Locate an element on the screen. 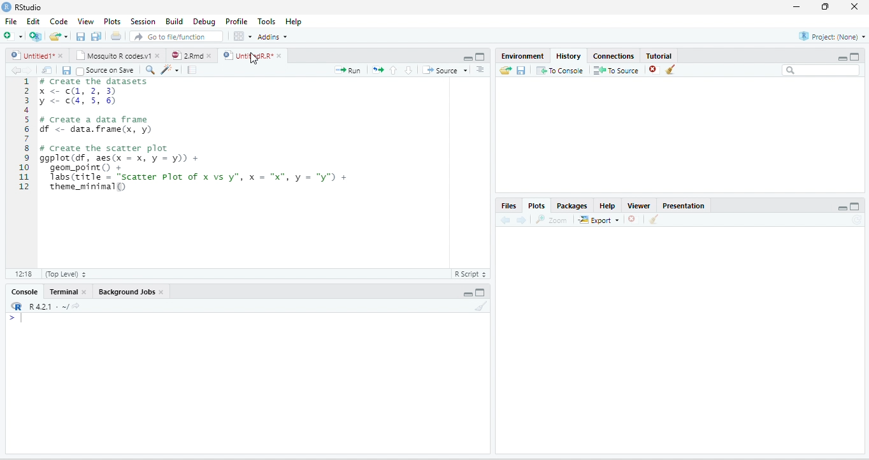 The image size is (869, 460). Code tools is located at coordinates (171, 70).